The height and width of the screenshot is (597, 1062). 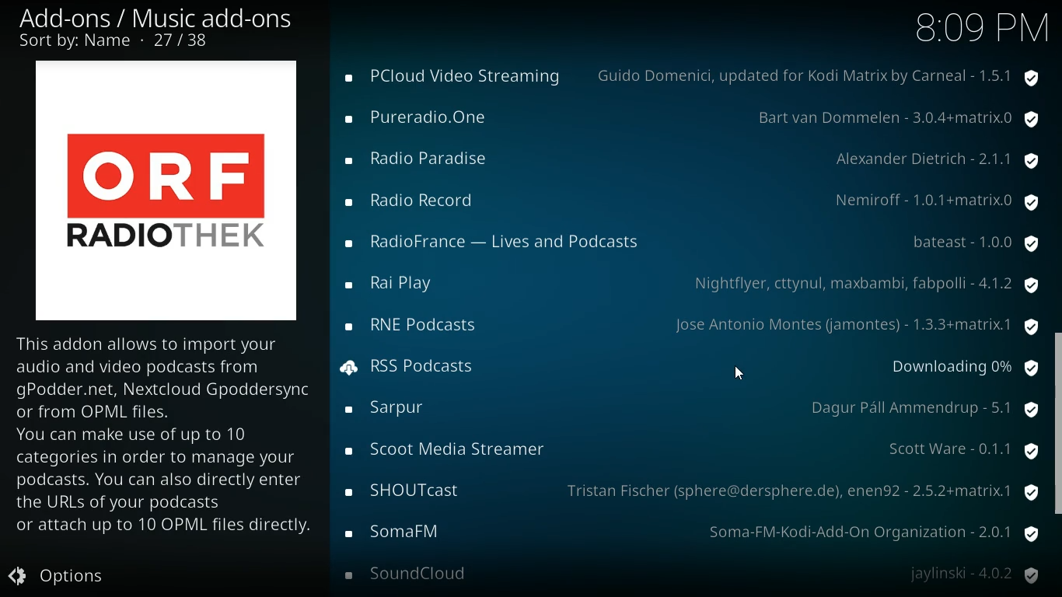 What do you see at coordinates (459, 75) in the screenshot?
I see `s PCloud Video Streaming` at bounding box center [459, 75].